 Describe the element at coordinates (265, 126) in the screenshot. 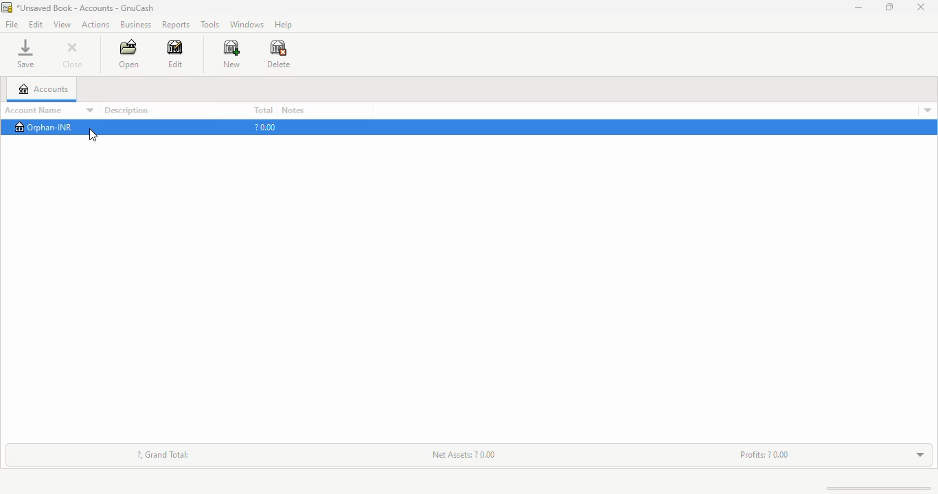

I see `?0.00` at that location.